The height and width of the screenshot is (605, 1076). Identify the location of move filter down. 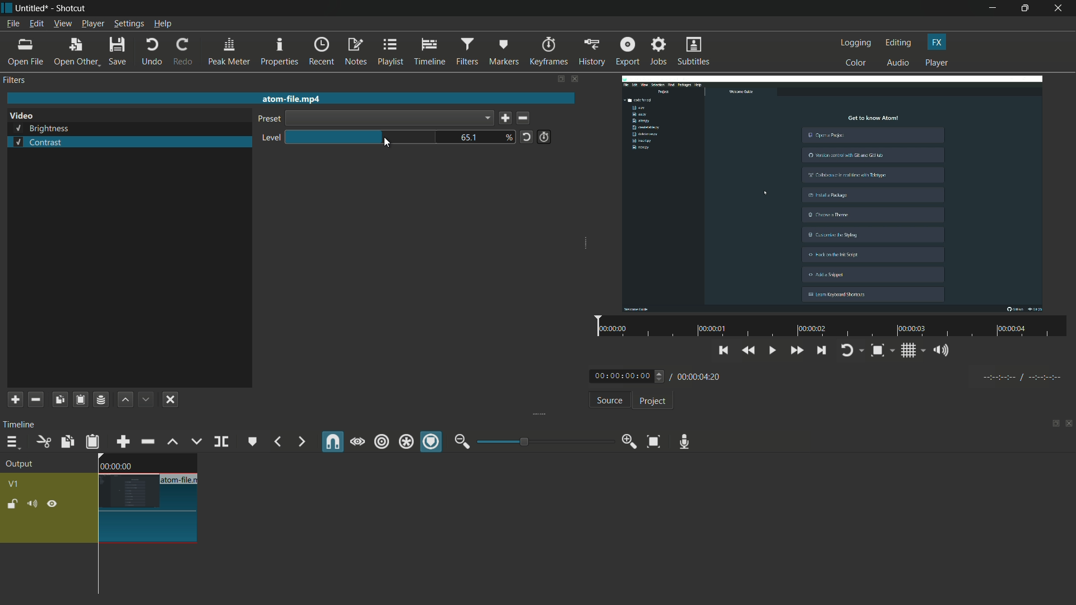
(147, 399).